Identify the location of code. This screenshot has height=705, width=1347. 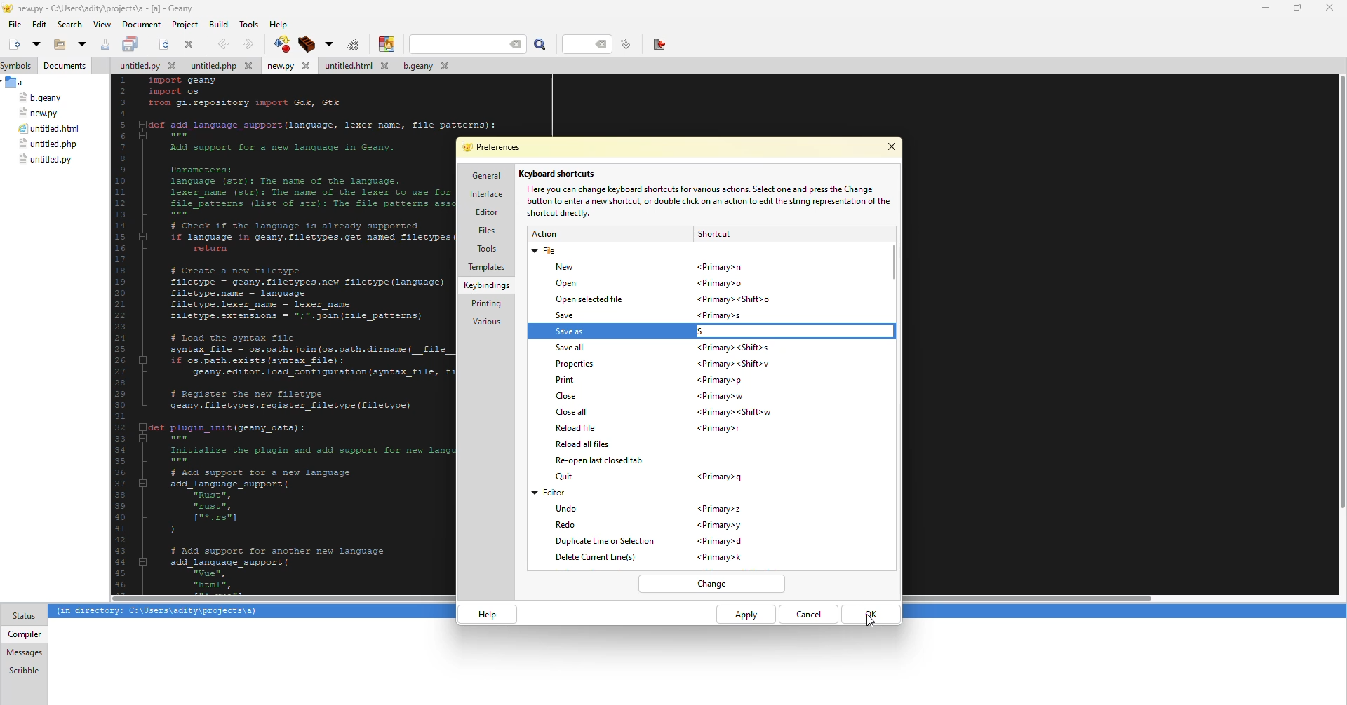
(270, 332).